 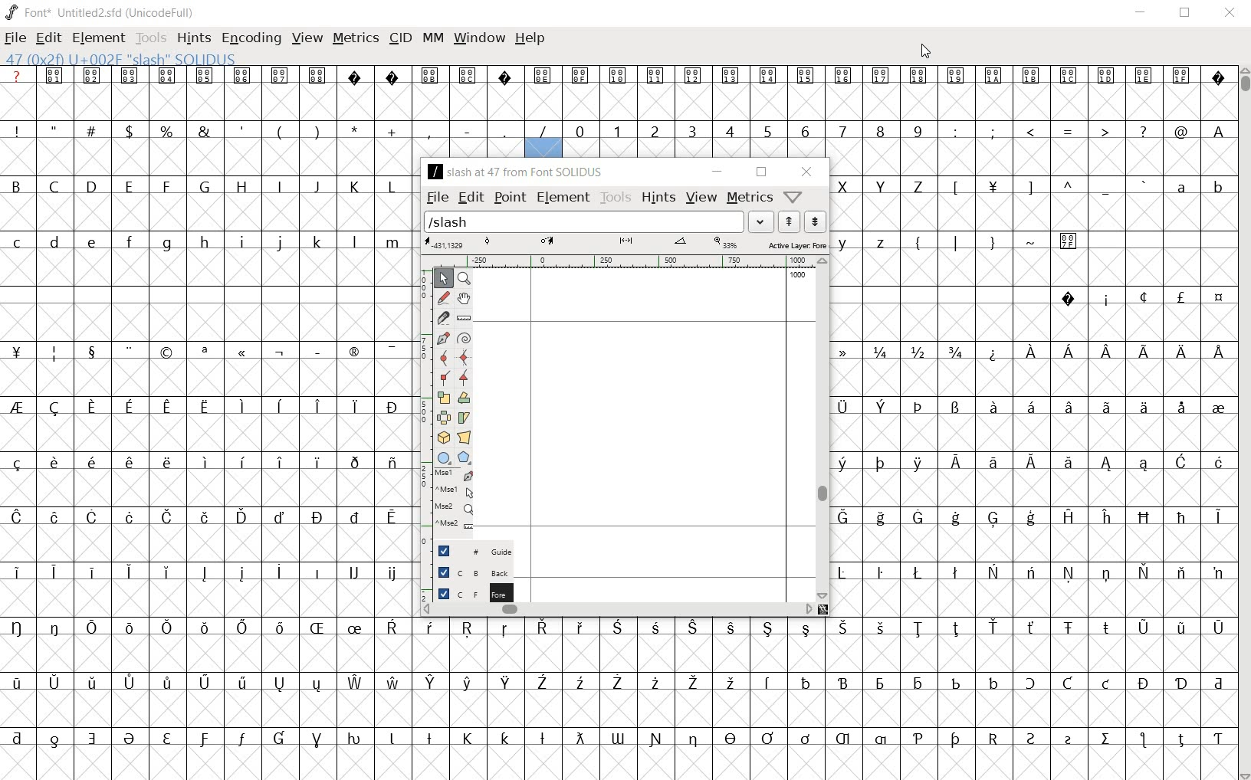 I want to click on empty cells, so click(x=617, y=709).